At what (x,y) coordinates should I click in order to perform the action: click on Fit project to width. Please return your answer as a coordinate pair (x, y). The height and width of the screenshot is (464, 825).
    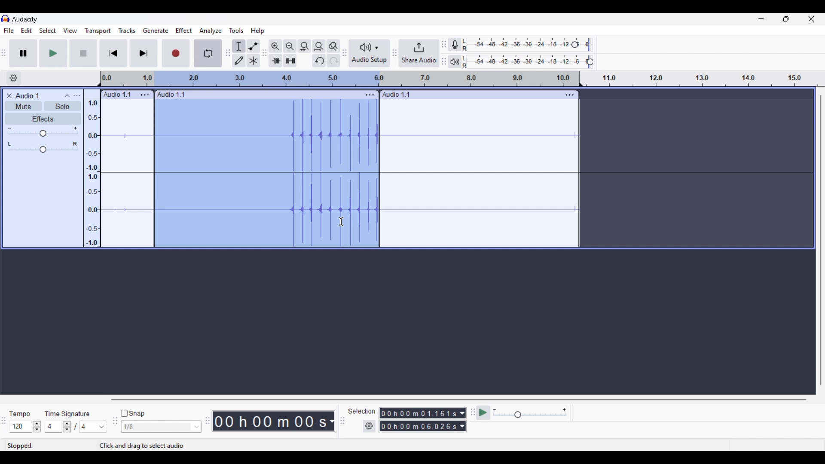
    Looking at the image, I should click on (319, 46).